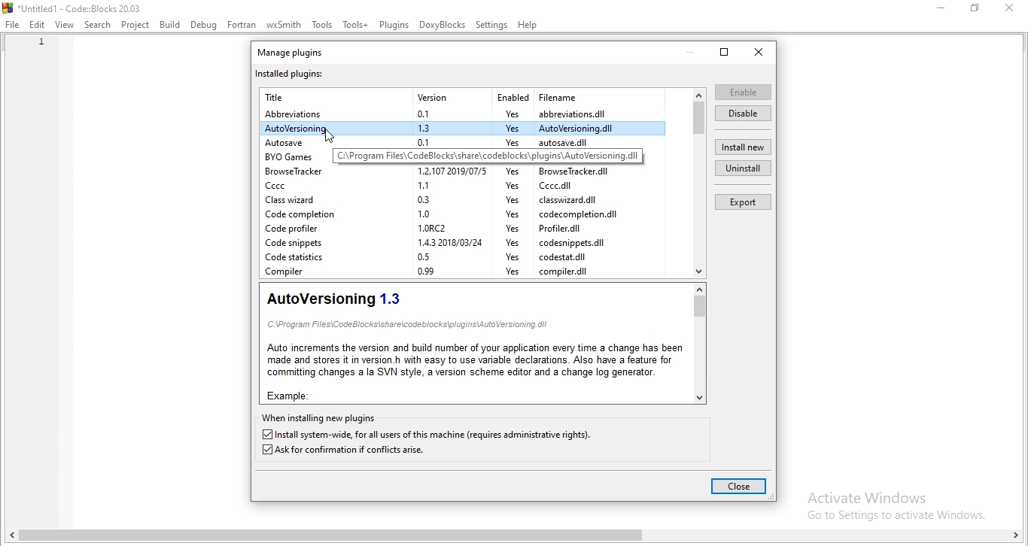 The image size is (1028, 546). I want to click on scroll bar, so click(517, 538).